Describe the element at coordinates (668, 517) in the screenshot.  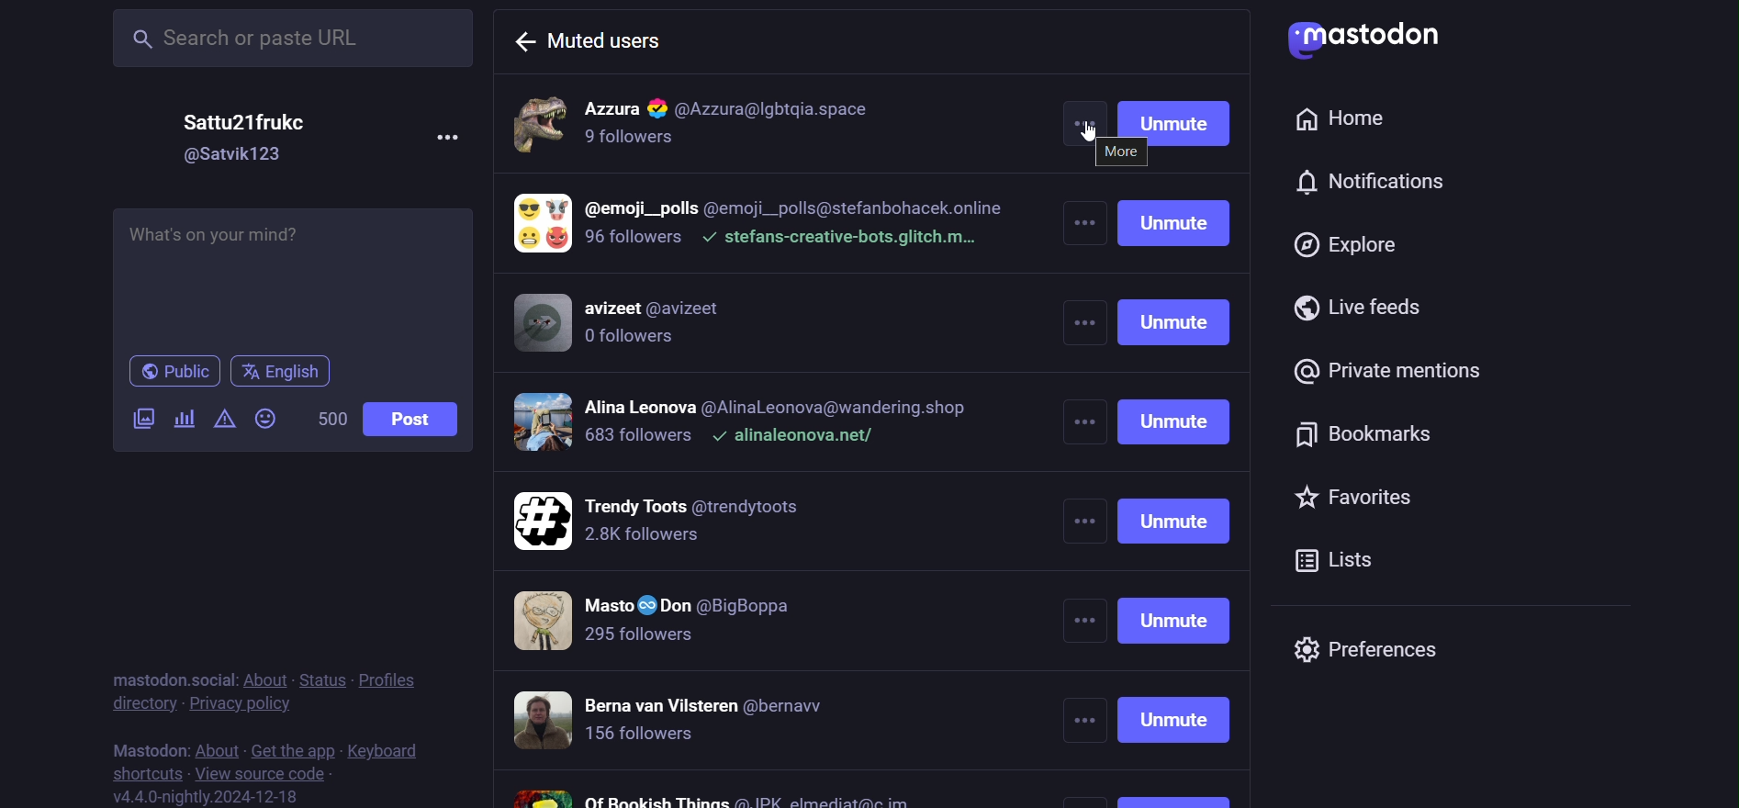
I see `muter users 5` at that location.